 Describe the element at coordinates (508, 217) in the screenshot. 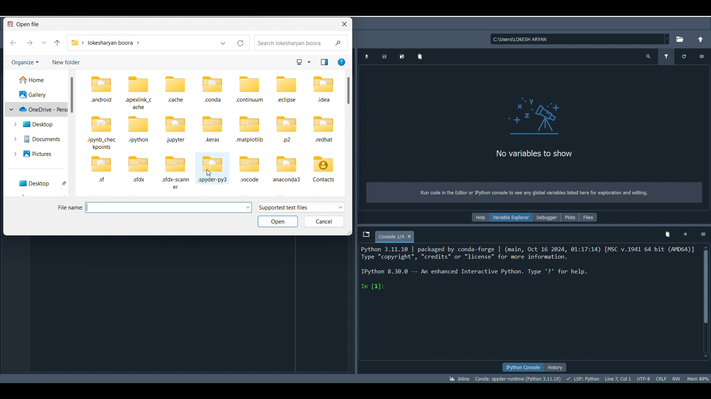

I see `Variable explorer` at that location.